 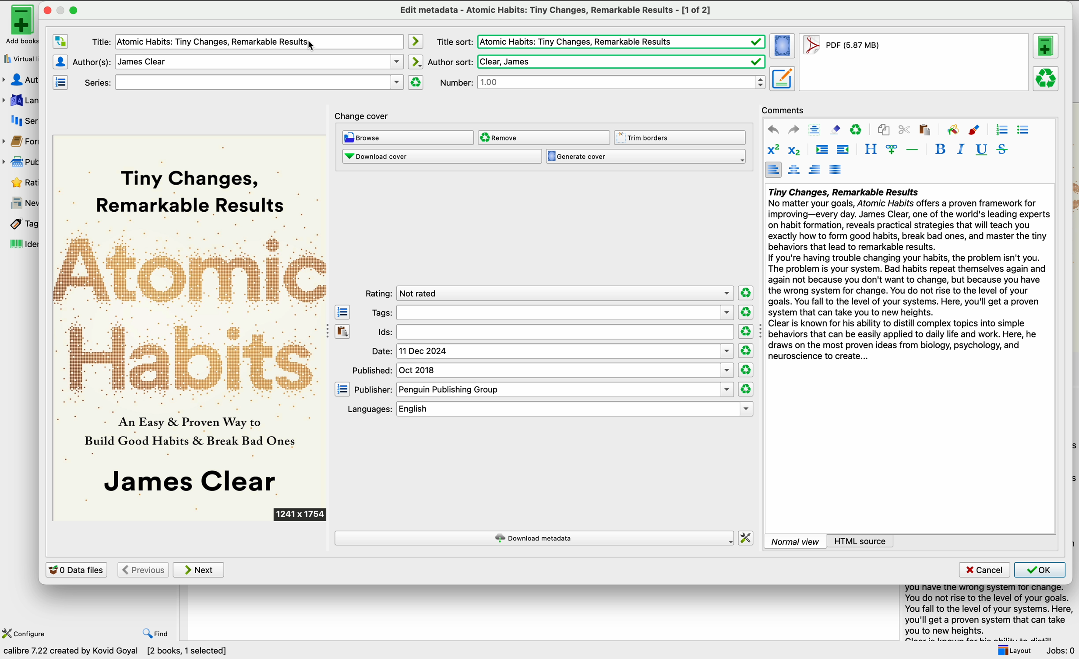 I want to click on authors, so click(x=21, y=80).